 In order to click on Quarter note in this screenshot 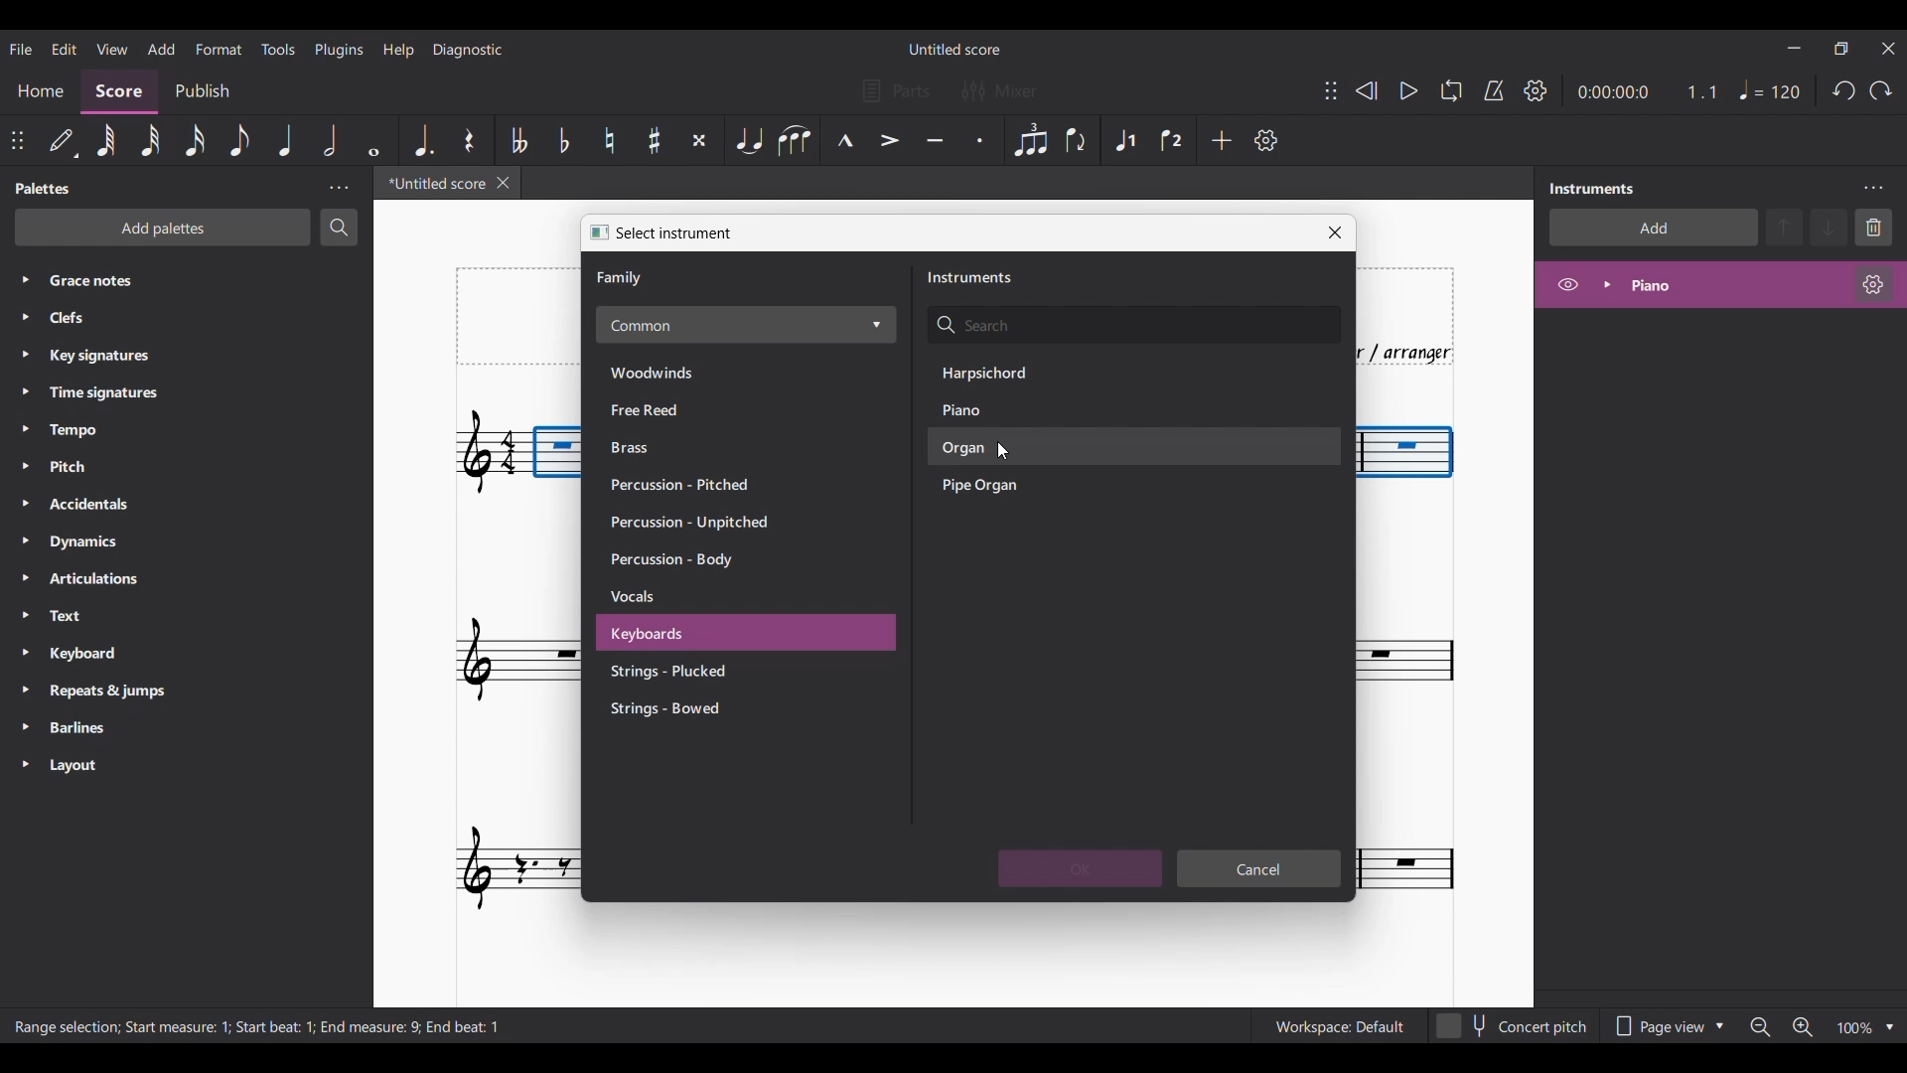, I will do `click(286, 140)`.